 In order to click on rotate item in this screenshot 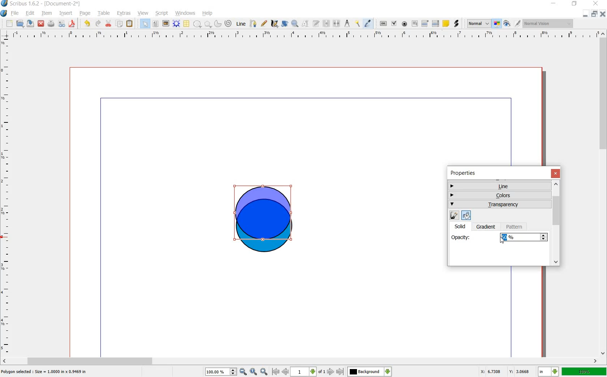, I will do `click(285, 24)`.